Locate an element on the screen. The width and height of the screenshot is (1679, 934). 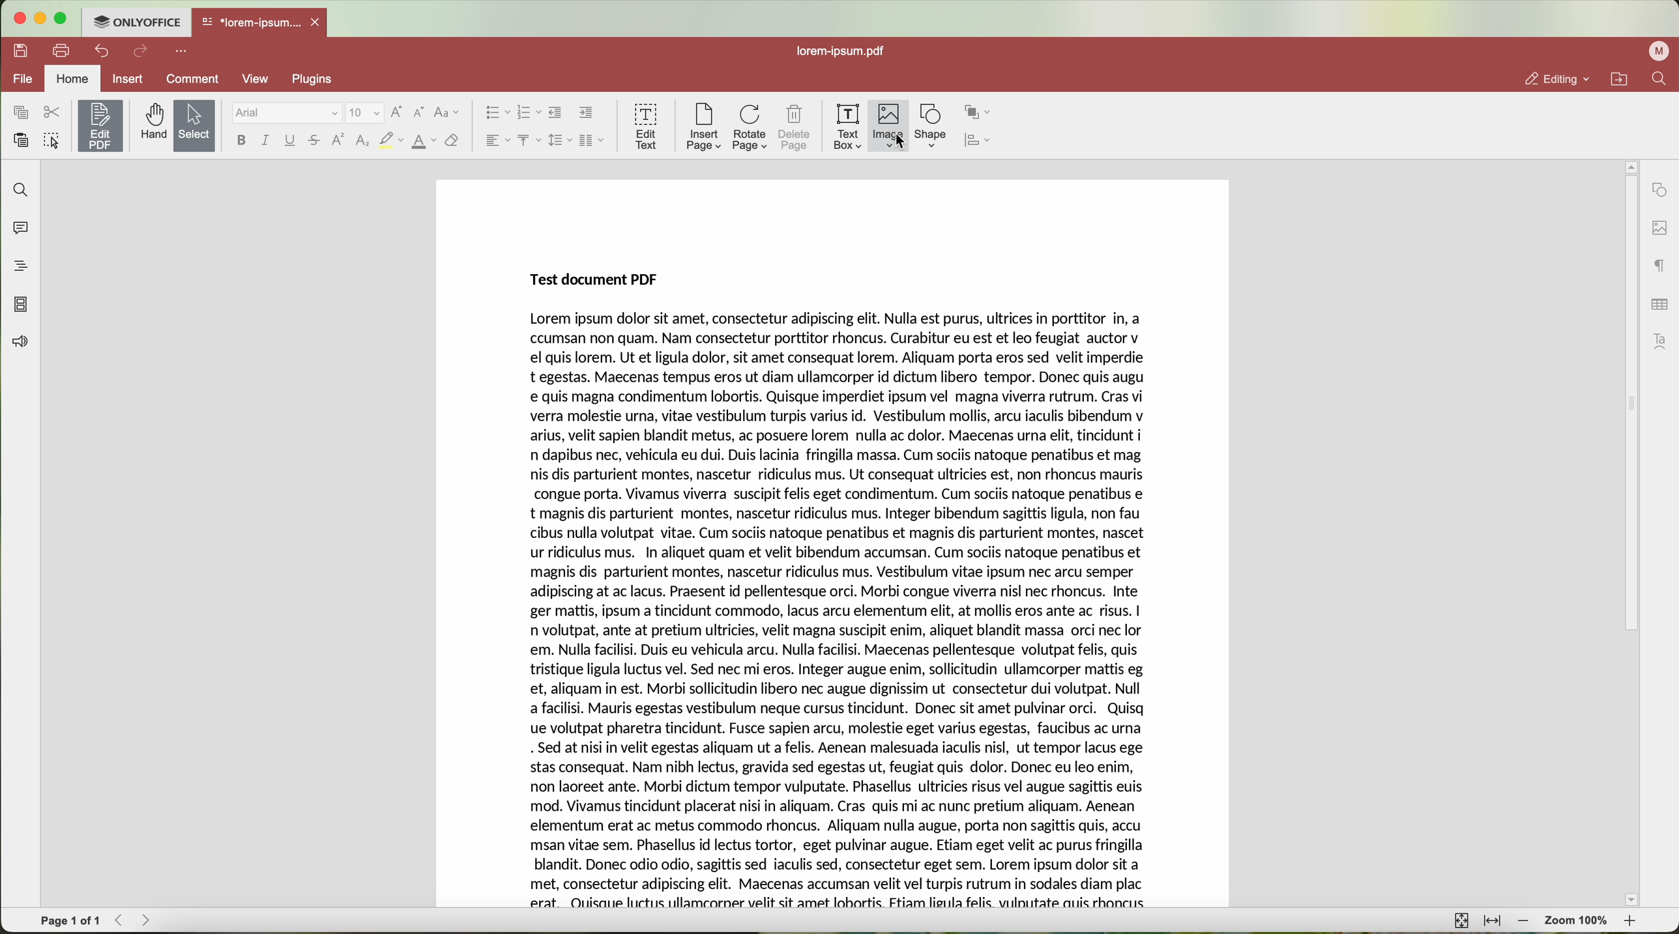
zoom 100% is located at coordinates (1577, 923).